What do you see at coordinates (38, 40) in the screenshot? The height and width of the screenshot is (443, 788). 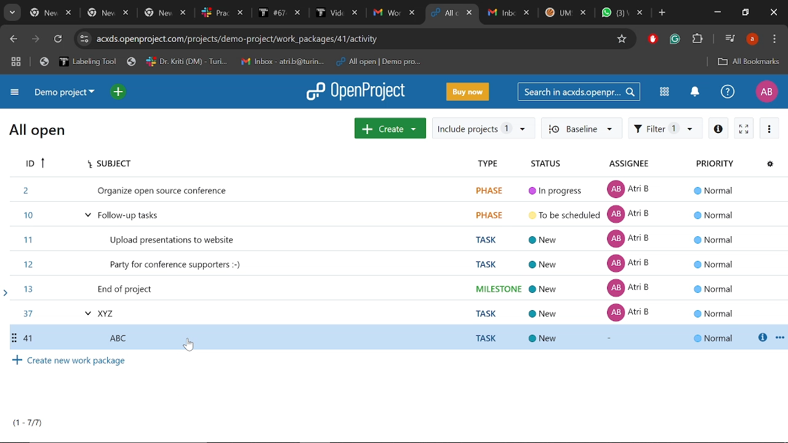 I see `Next page` at bounding box center [38, 40].